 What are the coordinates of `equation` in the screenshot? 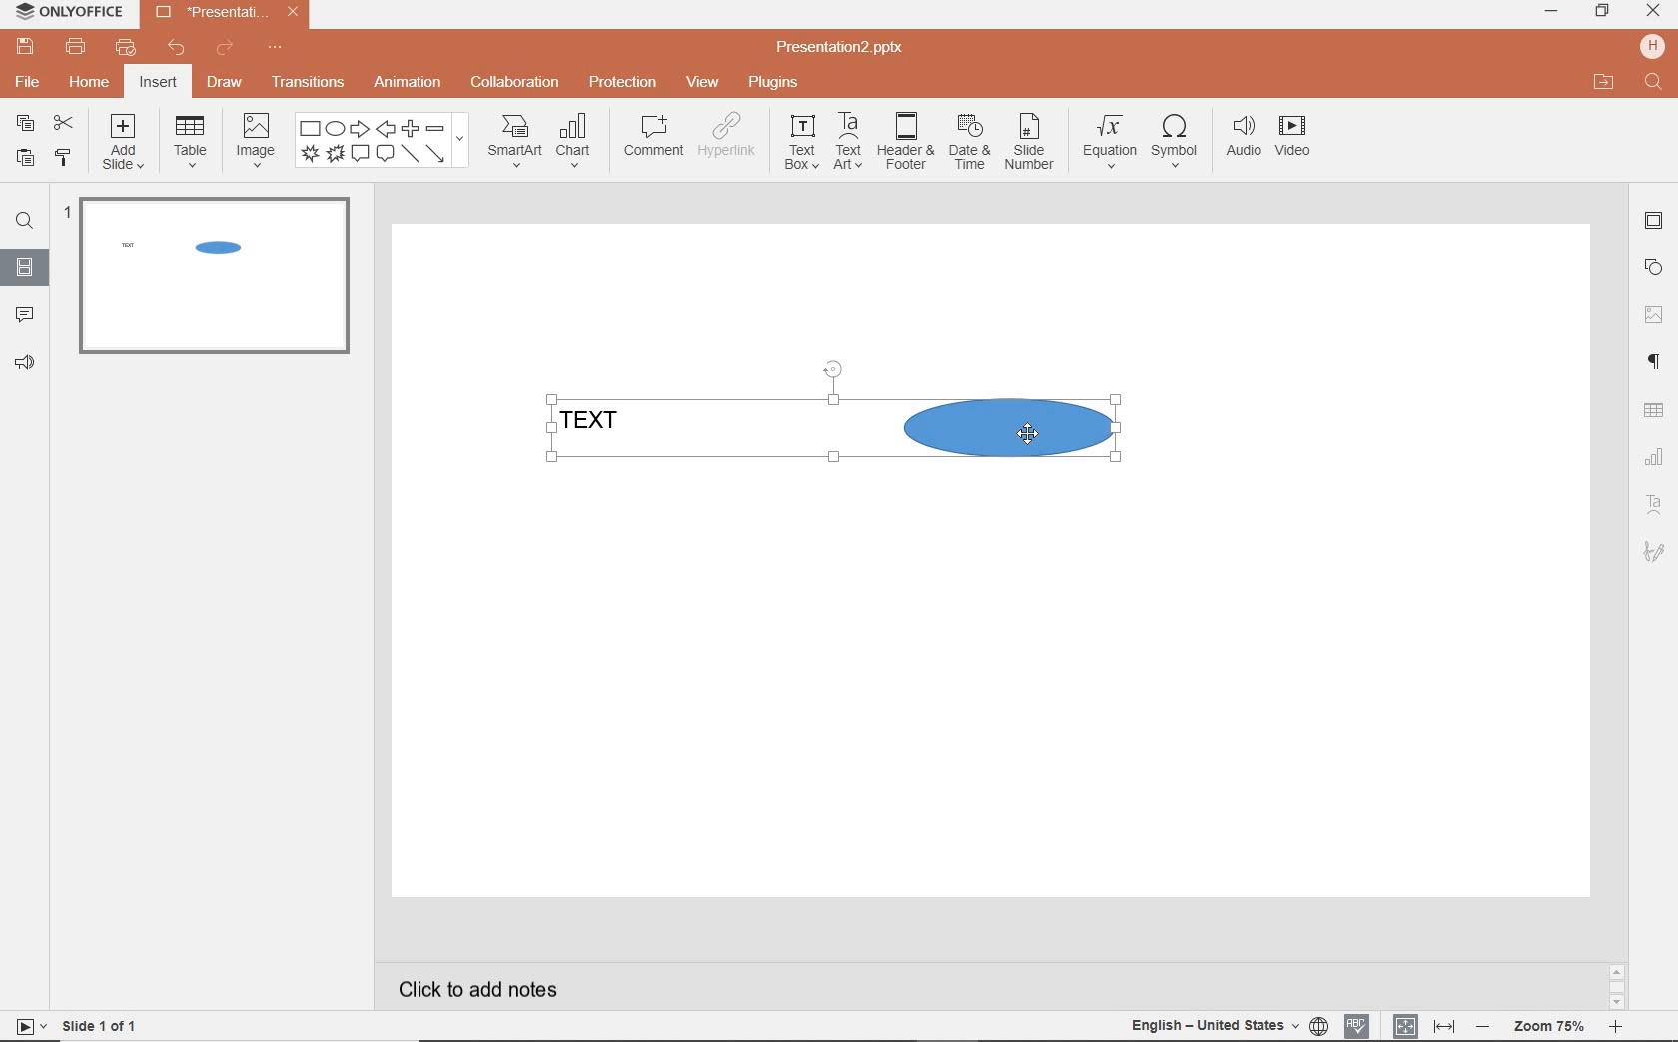 It's located at (1106, 145).